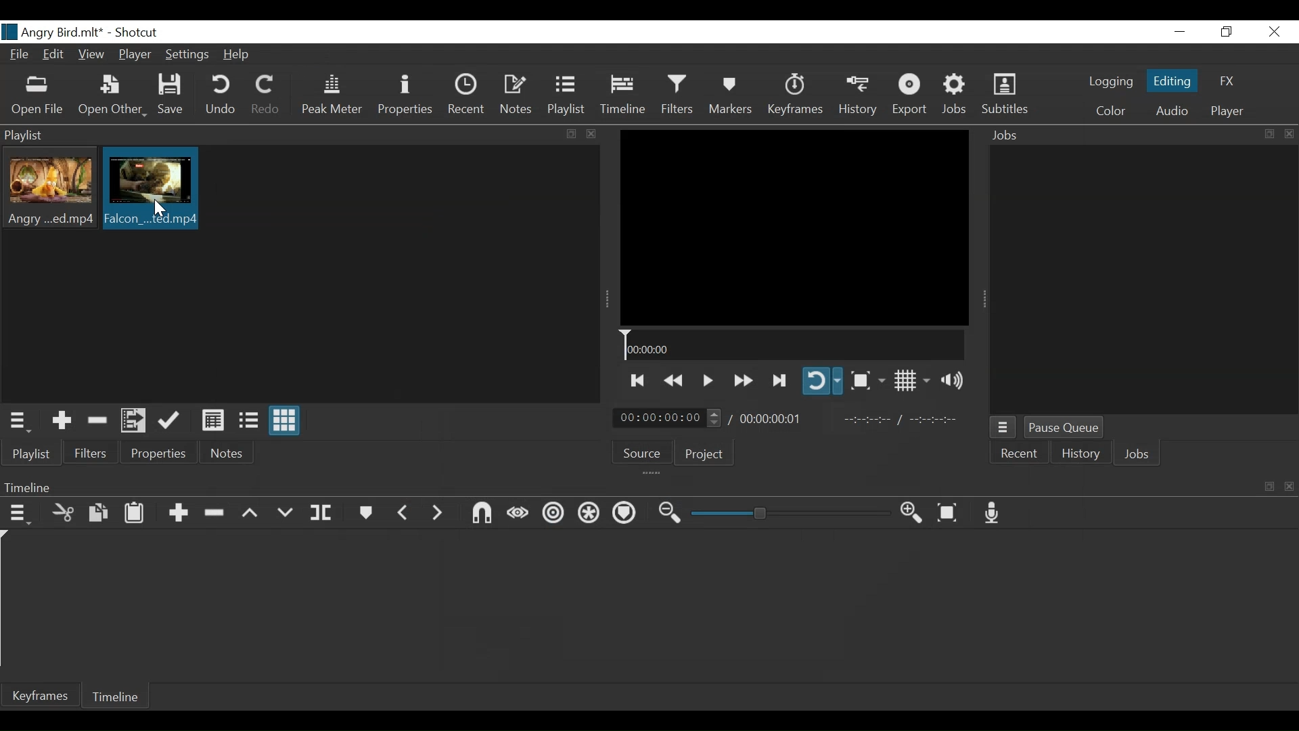  What do you see at coordinates (22, 512) in the screenshot?
I see `Timeline menu` at bounding box center [22, 512].